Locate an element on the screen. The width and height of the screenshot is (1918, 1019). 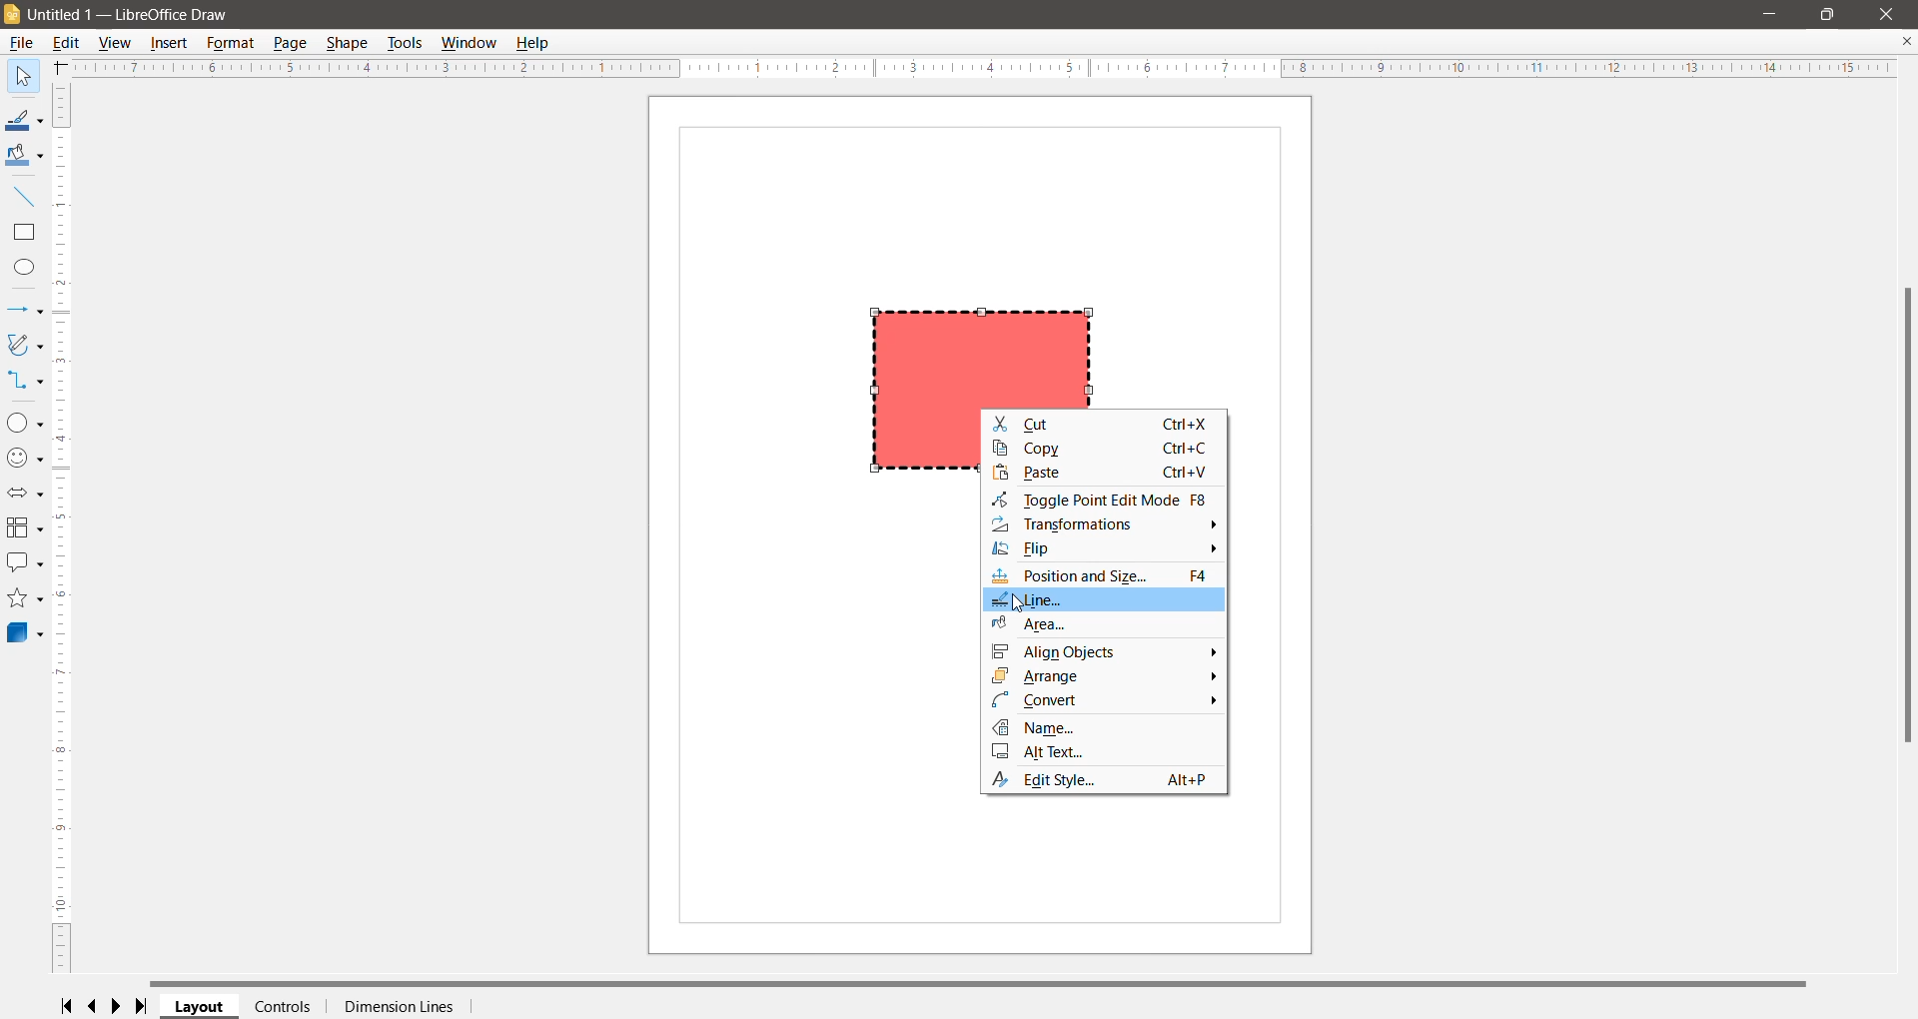
Close is located at coordinates (1887, 15).